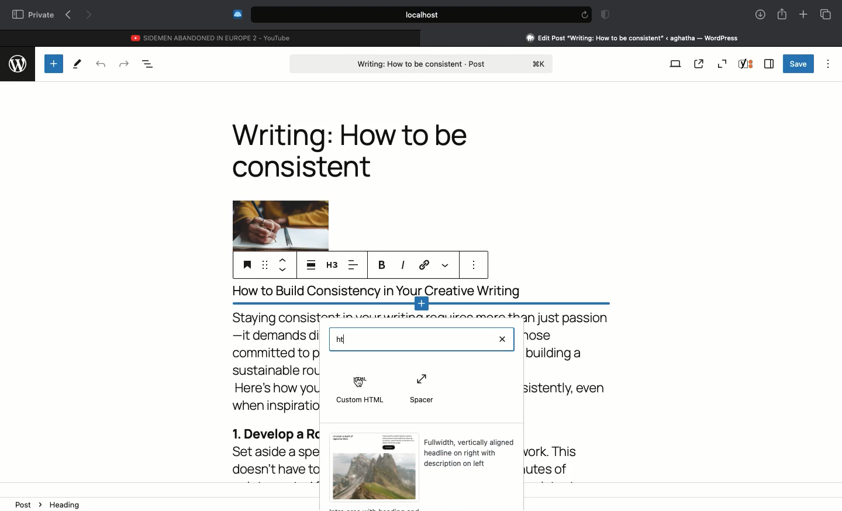 The width and height of the screenshot is (842, 511). I want to click on Share, so click(782, 13).